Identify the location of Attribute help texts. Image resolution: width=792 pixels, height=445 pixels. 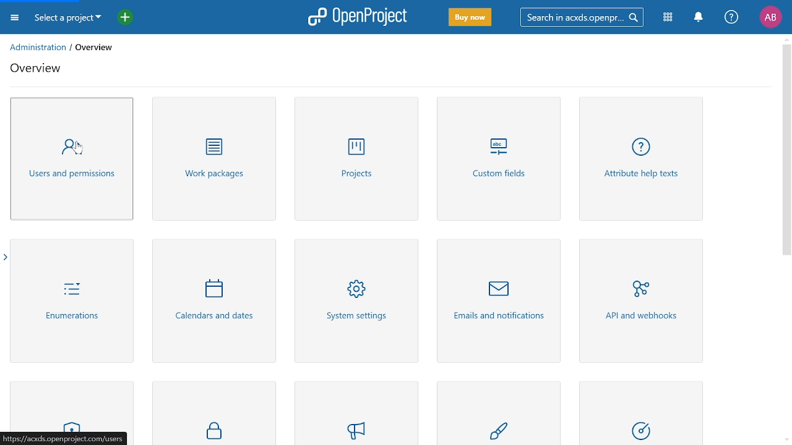
(643, 161).